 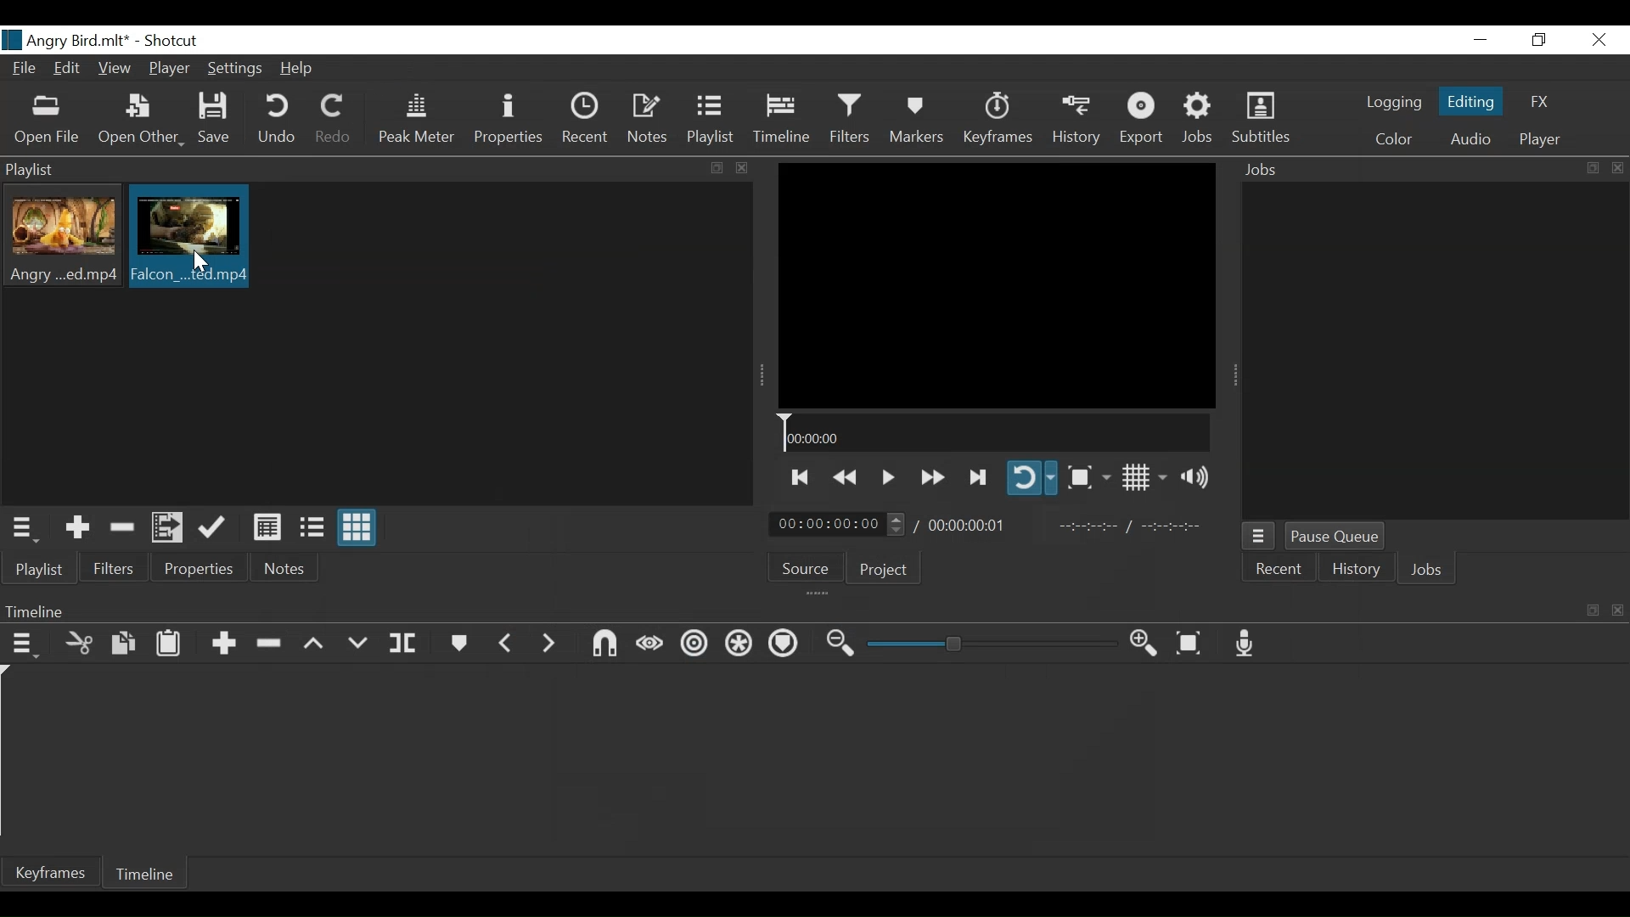 What do you see at coordinates (1470, 141) in the screenshot?
I see `Audio` at bounding box center [1470, 141].